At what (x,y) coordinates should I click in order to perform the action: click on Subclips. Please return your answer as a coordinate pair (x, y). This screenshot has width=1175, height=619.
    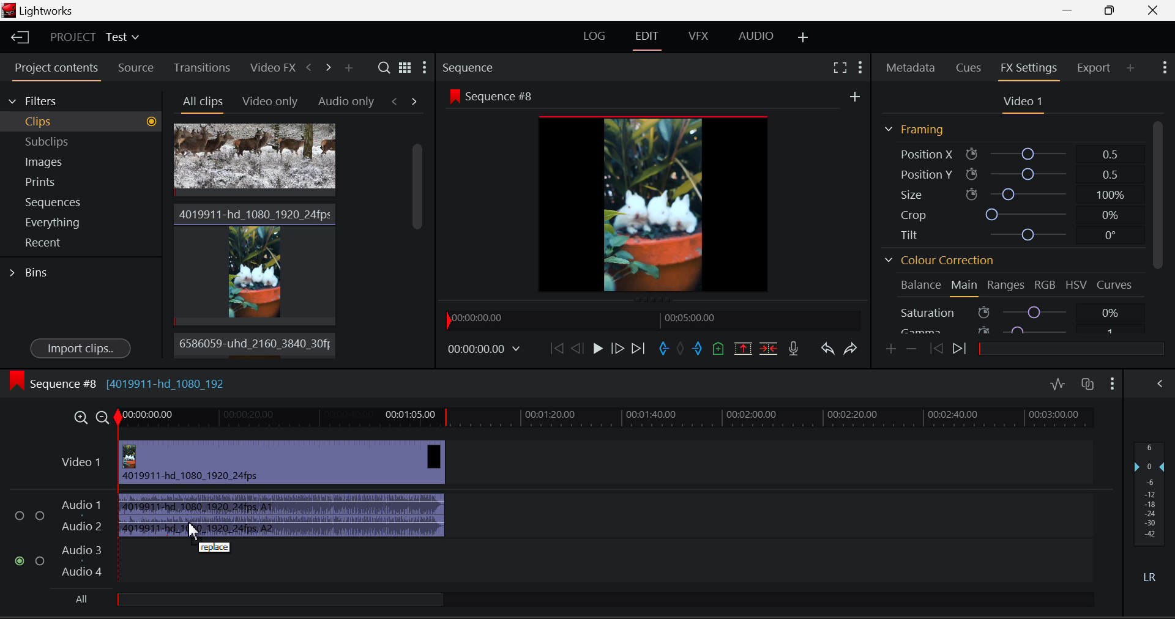
    Looking at the image, I should click on (81, 141).